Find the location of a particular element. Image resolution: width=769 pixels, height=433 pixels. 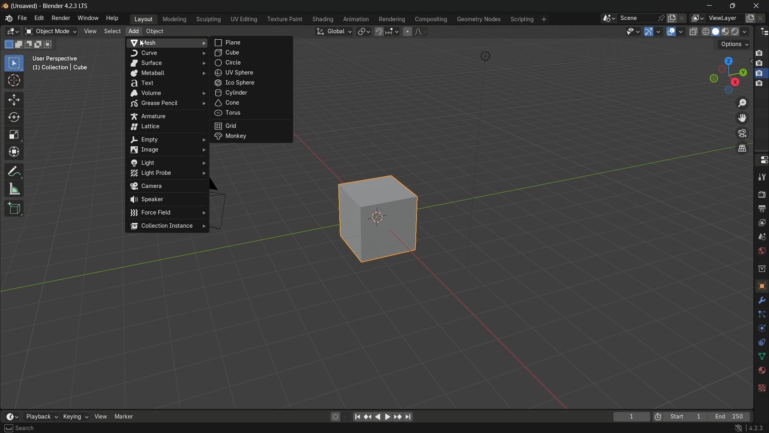

circle is located at coordinates (252, 63).